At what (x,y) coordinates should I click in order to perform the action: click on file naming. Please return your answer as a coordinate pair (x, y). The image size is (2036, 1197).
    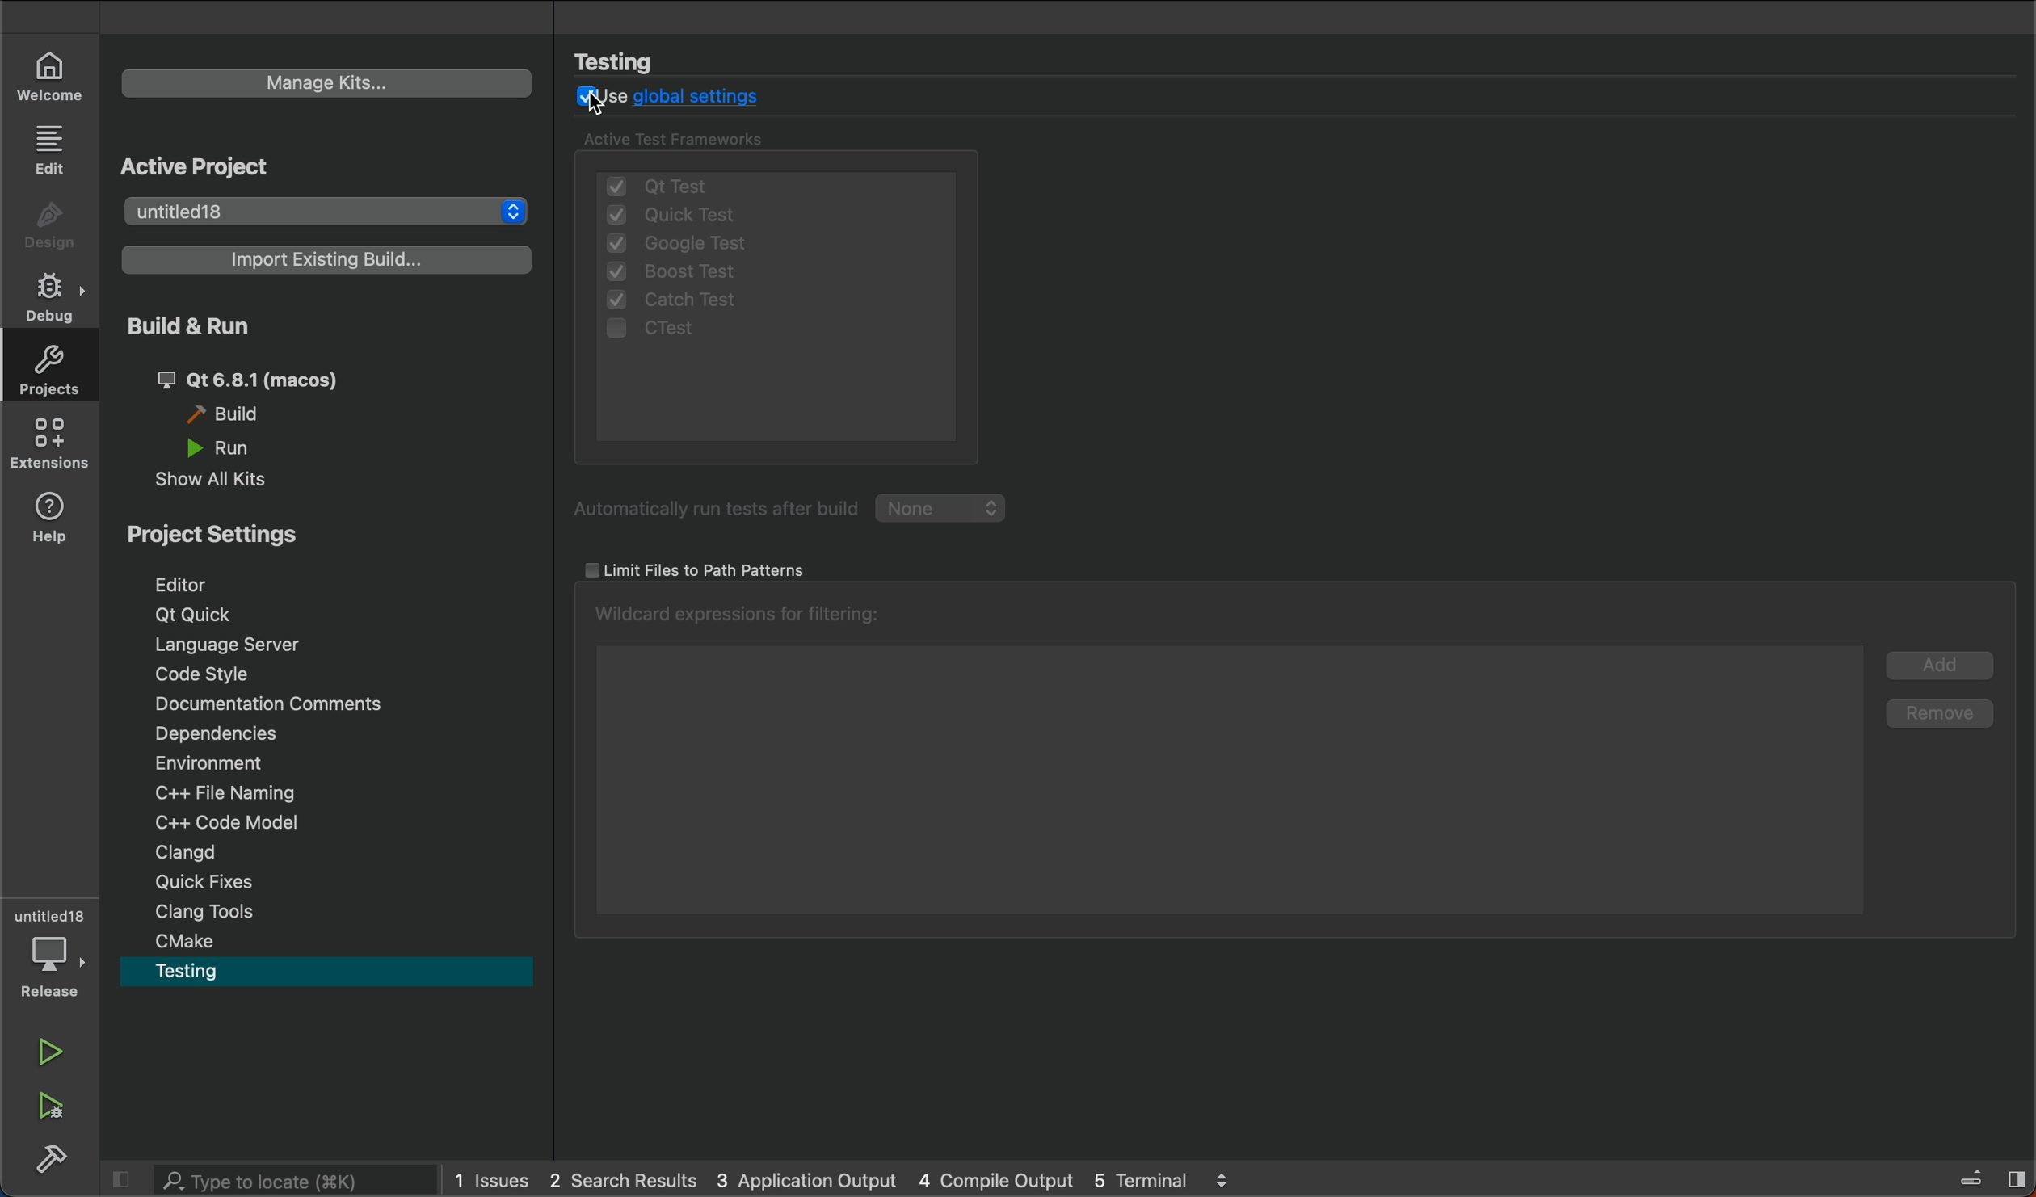
    Looking at the image, I should click on (334, 796).